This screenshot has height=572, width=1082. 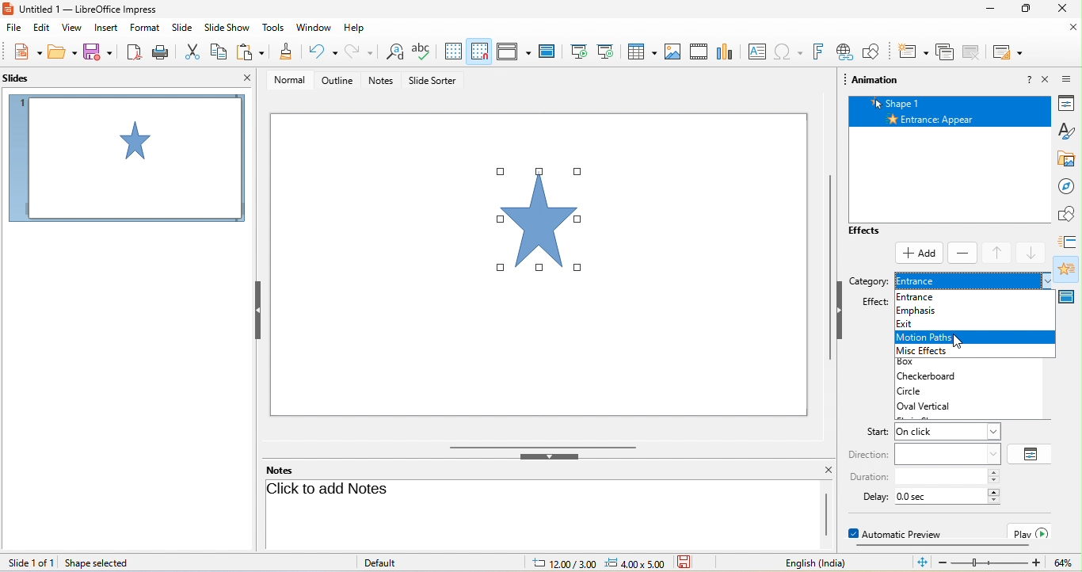 What do you see at coordinates (577, 51) in the screenshot?
I see `start from first slide` at bounding box center [577, 51].